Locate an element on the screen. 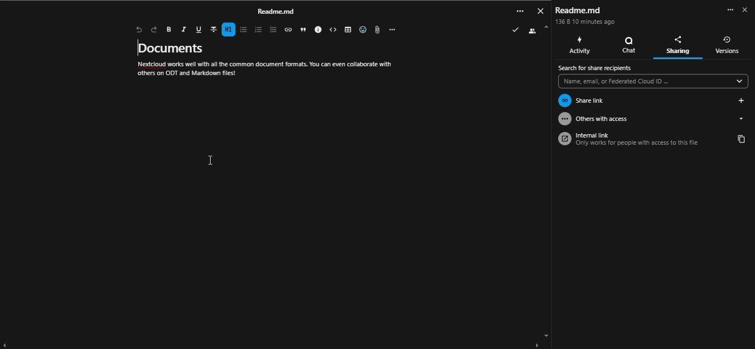  136 B 10 minutes ago is located at coordinates (586, 22).